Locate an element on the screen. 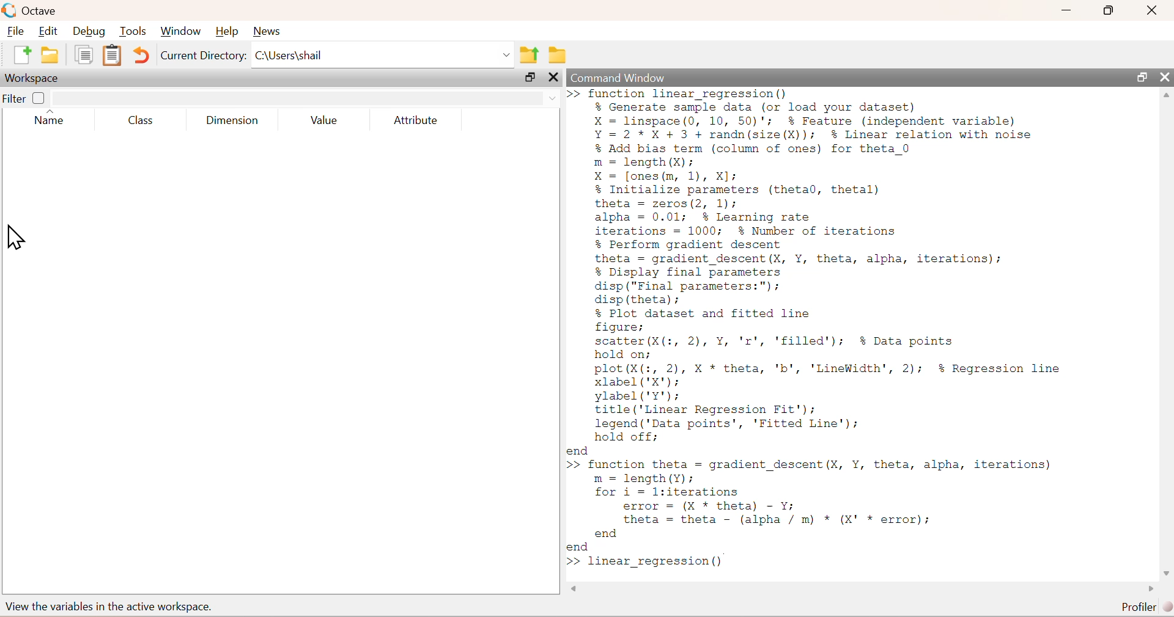 This screenshot has height=617, width=1174. >>function linear regression()% Generate sample data (or load your dataset)X = linspace(0, 10, 50)'; % Feature (independent variable)Y=2*X+ 3 + randn(size(X)); % Linear relation with noise% Add bias term (column of ones) for theta 0m = length (X):X = [ones (m, 1), X];% Initialize parameters (theta0, thetal) is located at coordinates (802, 142).